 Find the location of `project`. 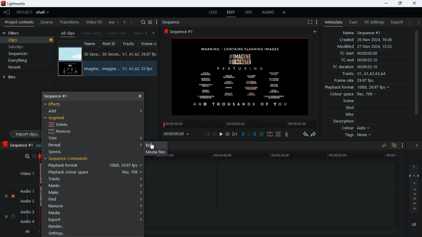

project is located at coordinates (35, 12).